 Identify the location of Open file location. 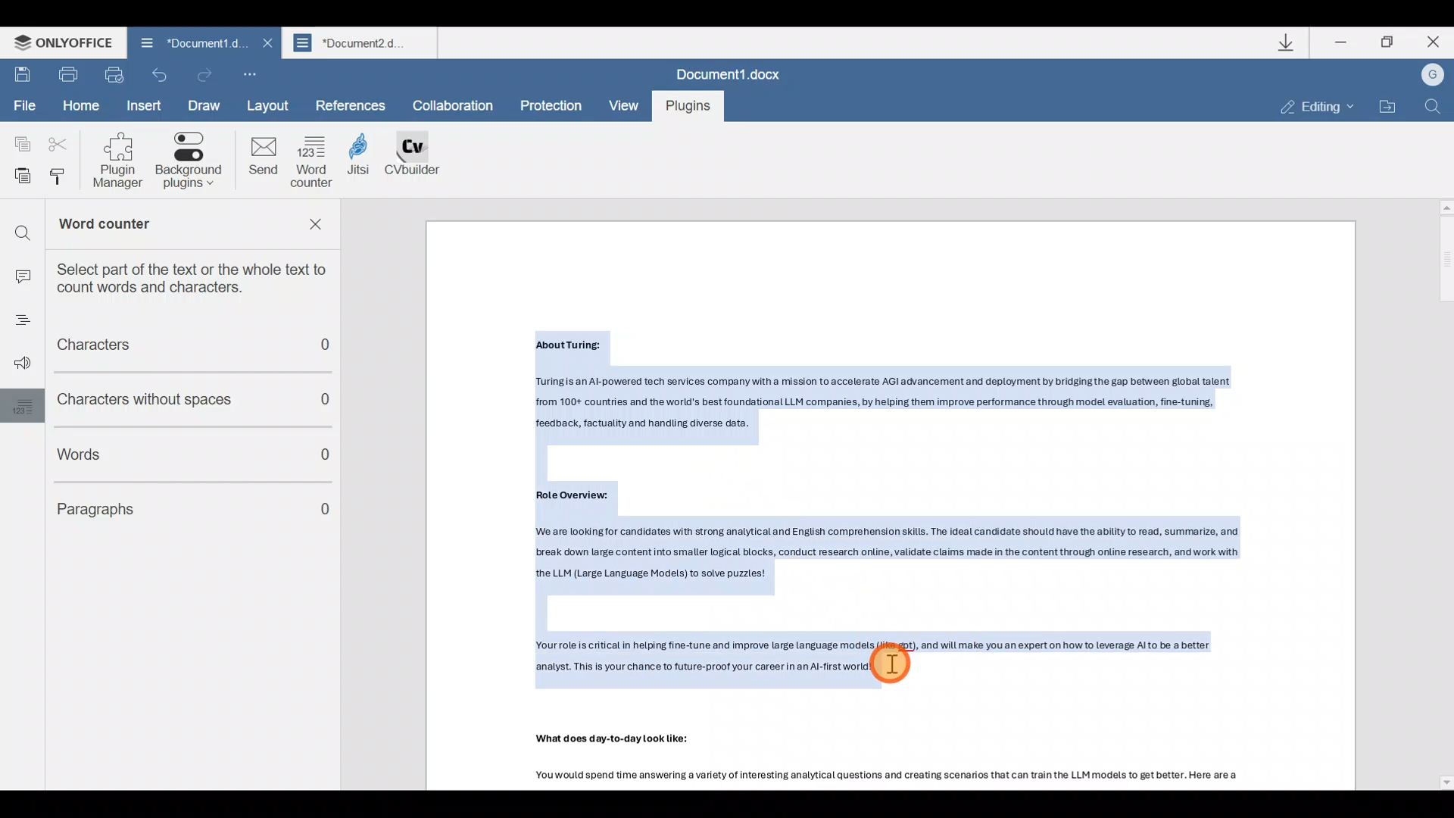
(1390, 105).